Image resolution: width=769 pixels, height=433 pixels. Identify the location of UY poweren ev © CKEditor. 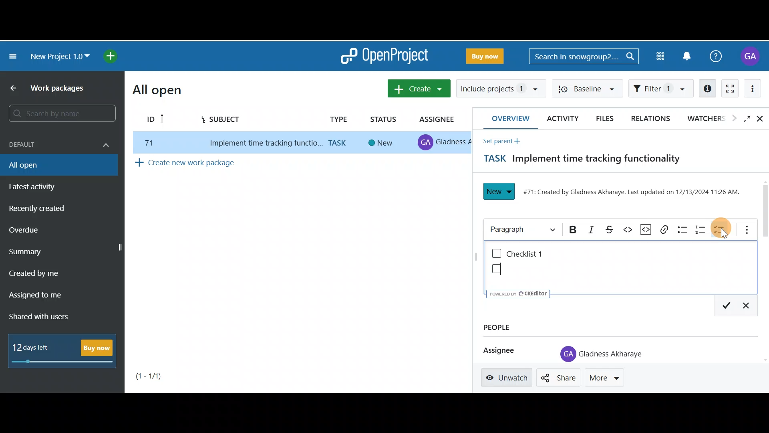
(518, 293).